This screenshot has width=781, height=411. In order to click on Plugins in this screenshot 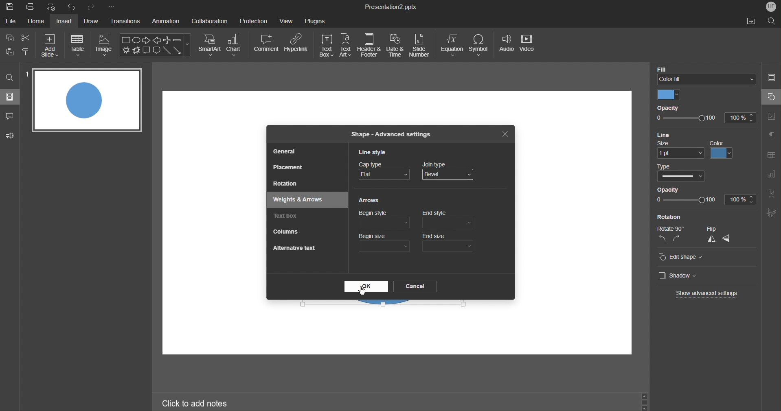, I will do `click(315, 20)`.